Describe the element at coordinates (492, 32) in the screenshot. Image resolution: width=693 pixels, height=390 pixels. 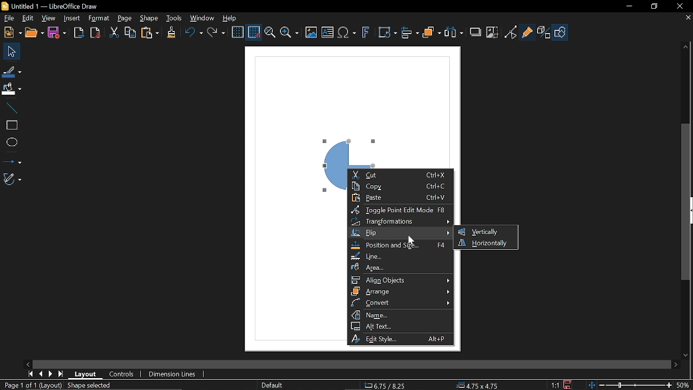
I see `Crop` at that location.